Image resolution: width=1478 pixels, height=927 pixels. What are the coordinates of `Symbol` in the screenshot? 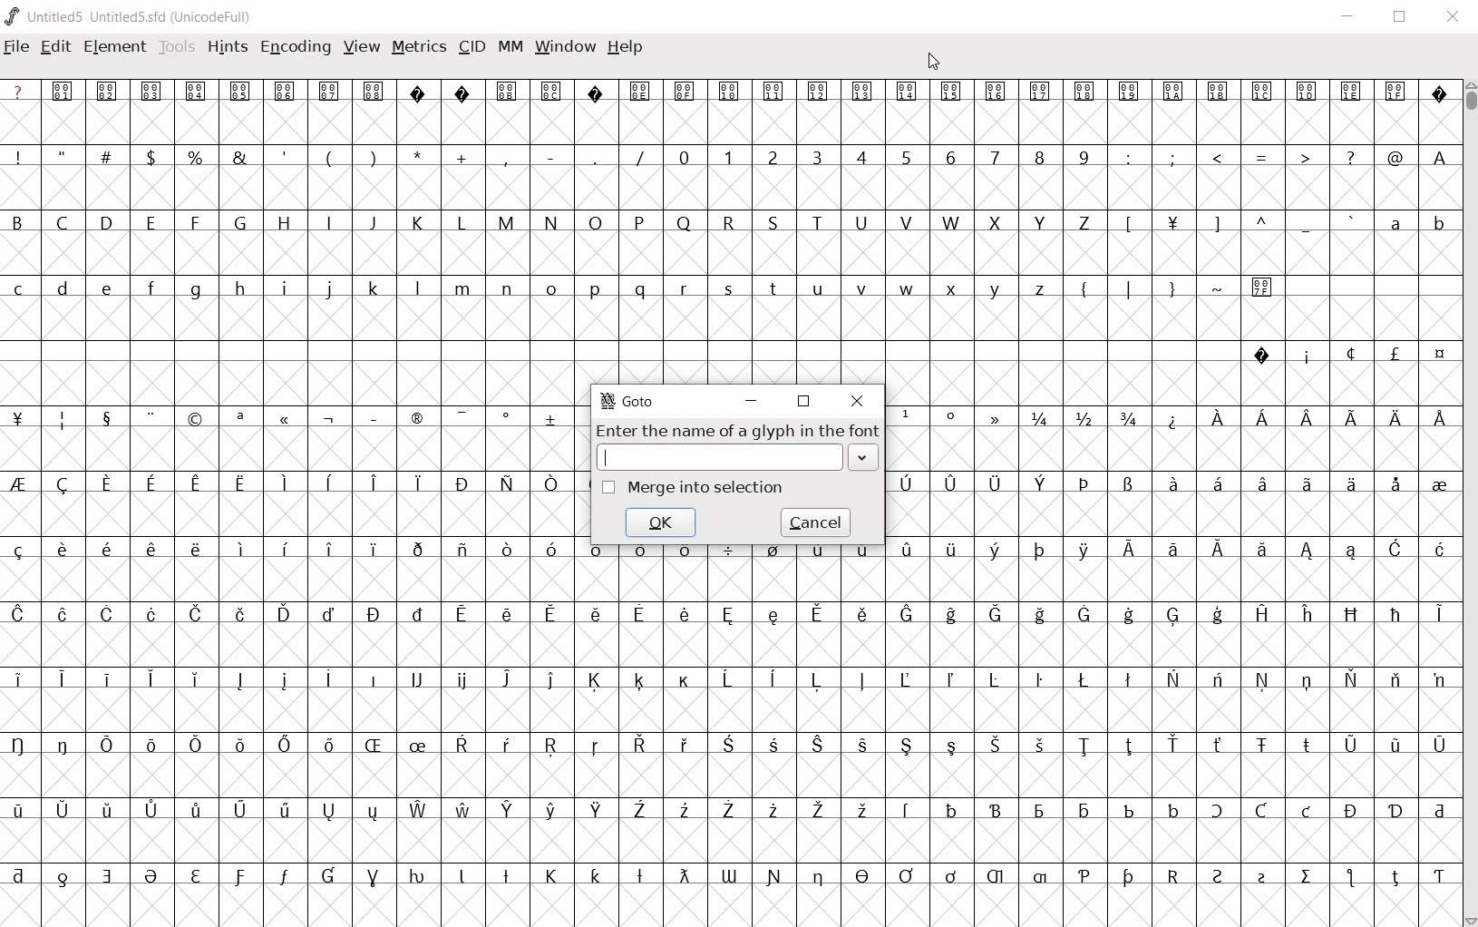 It's located at (997, 679).